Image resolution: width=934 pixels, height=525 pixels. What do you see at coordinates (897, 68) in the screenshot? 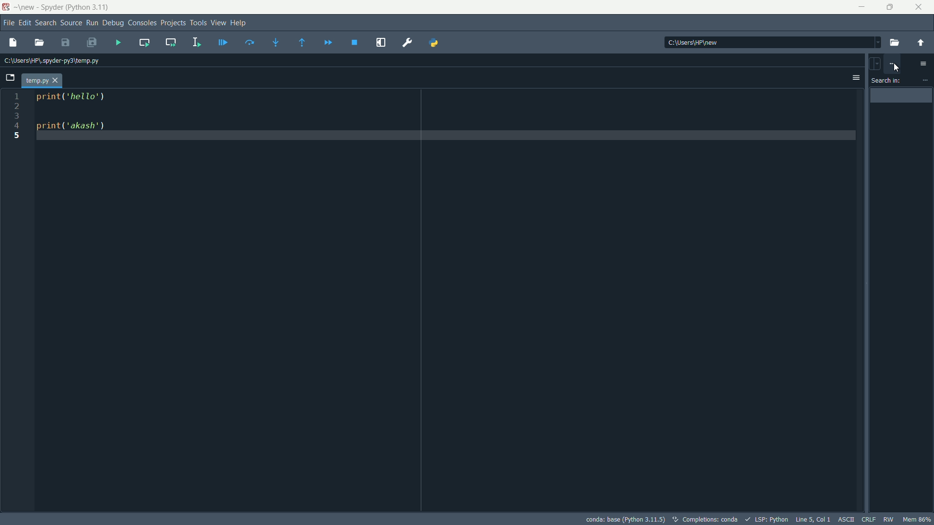
I see `cursor` at bounding box center [897, 68].